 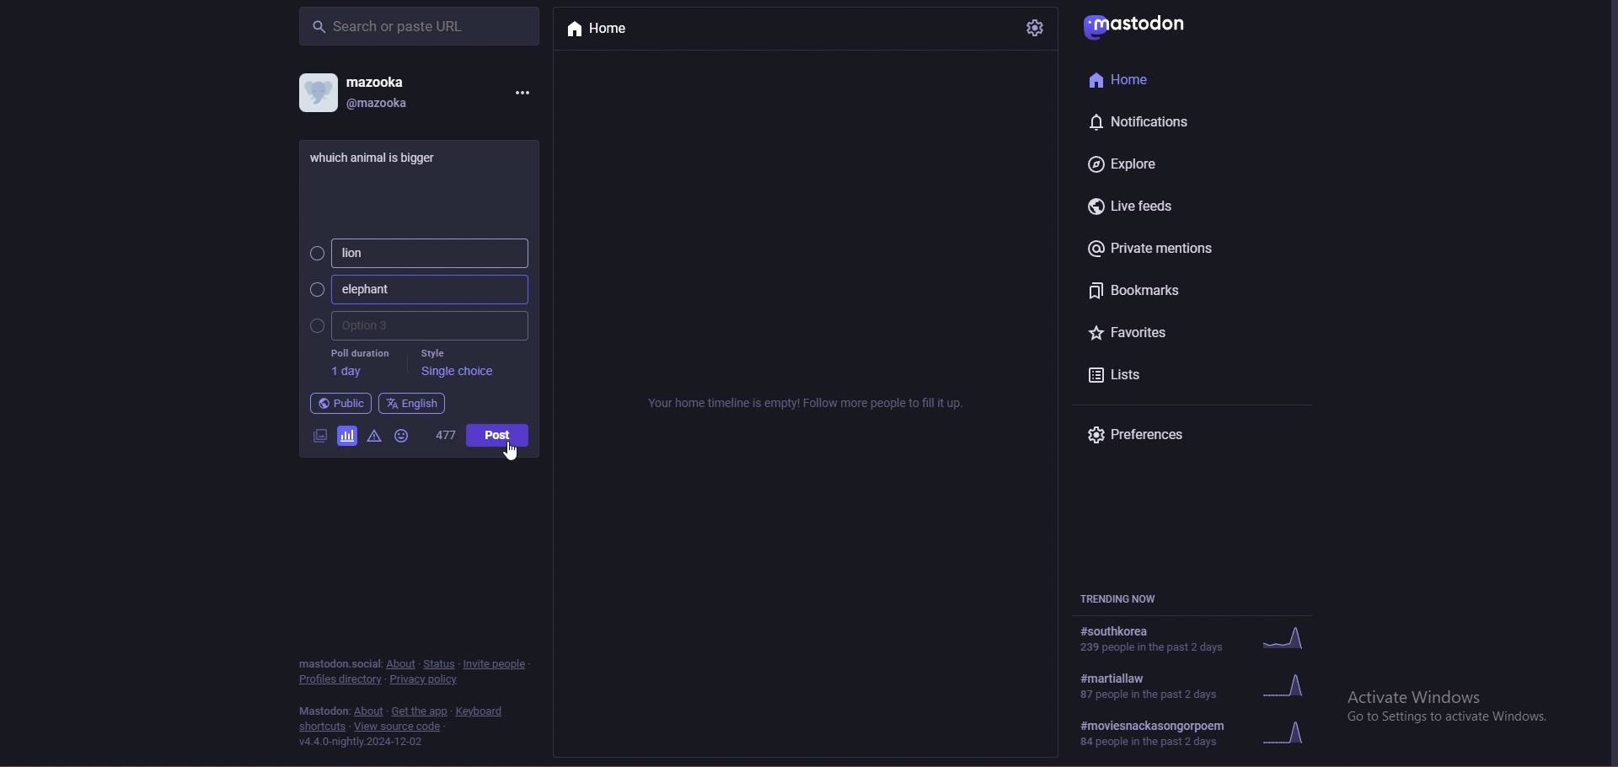 I want to click on image, so click(x=318, y=435).